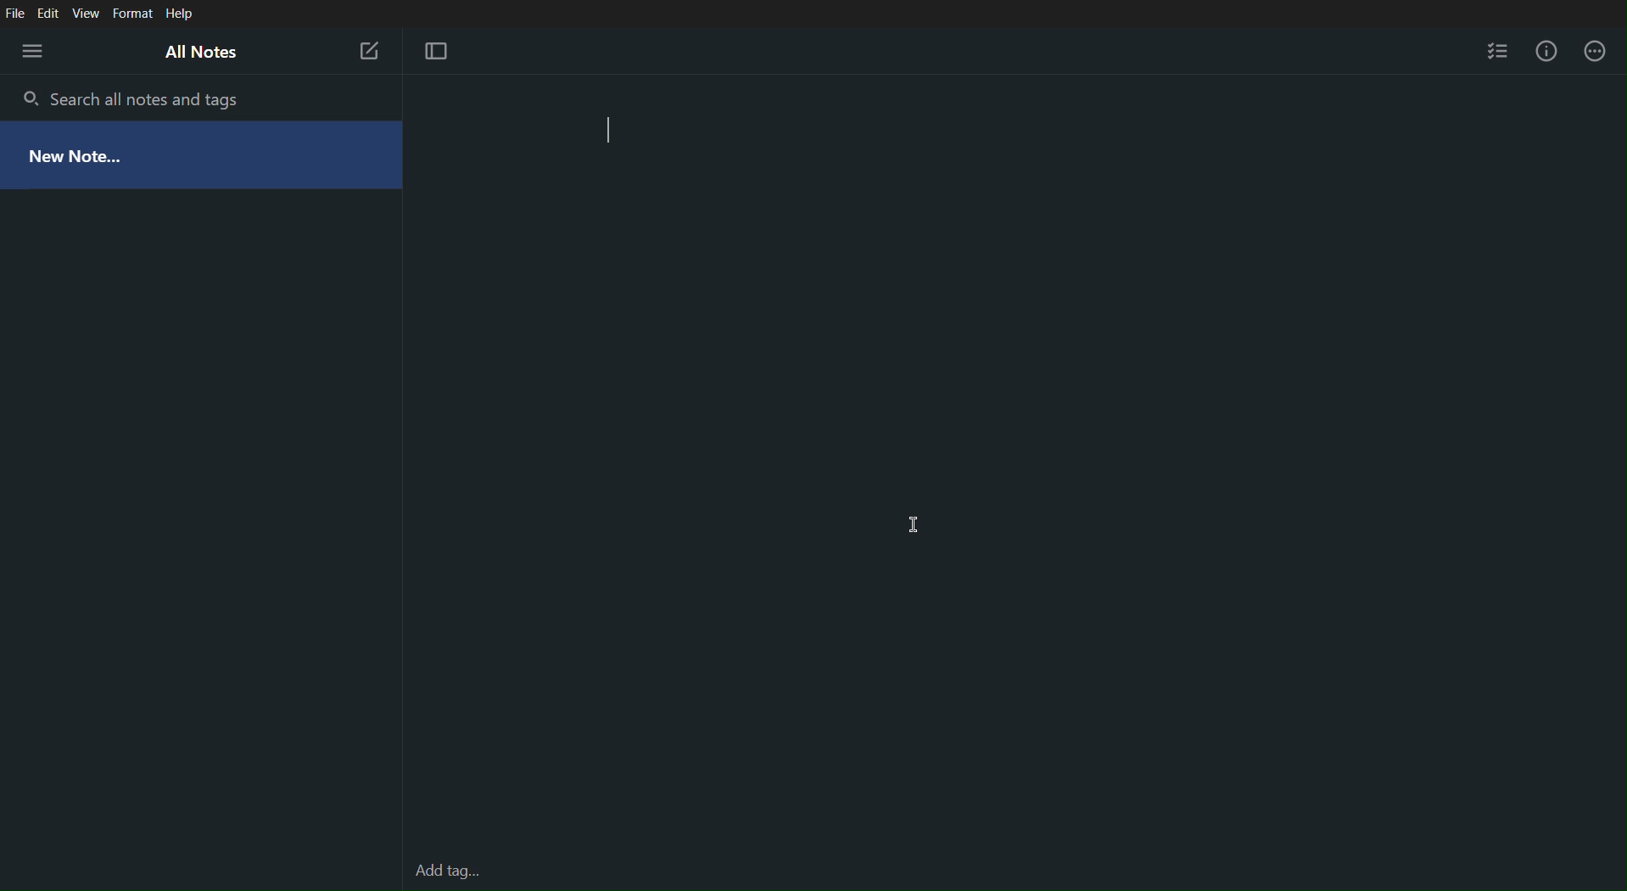  I want to click on New Note, so click(369, 51).